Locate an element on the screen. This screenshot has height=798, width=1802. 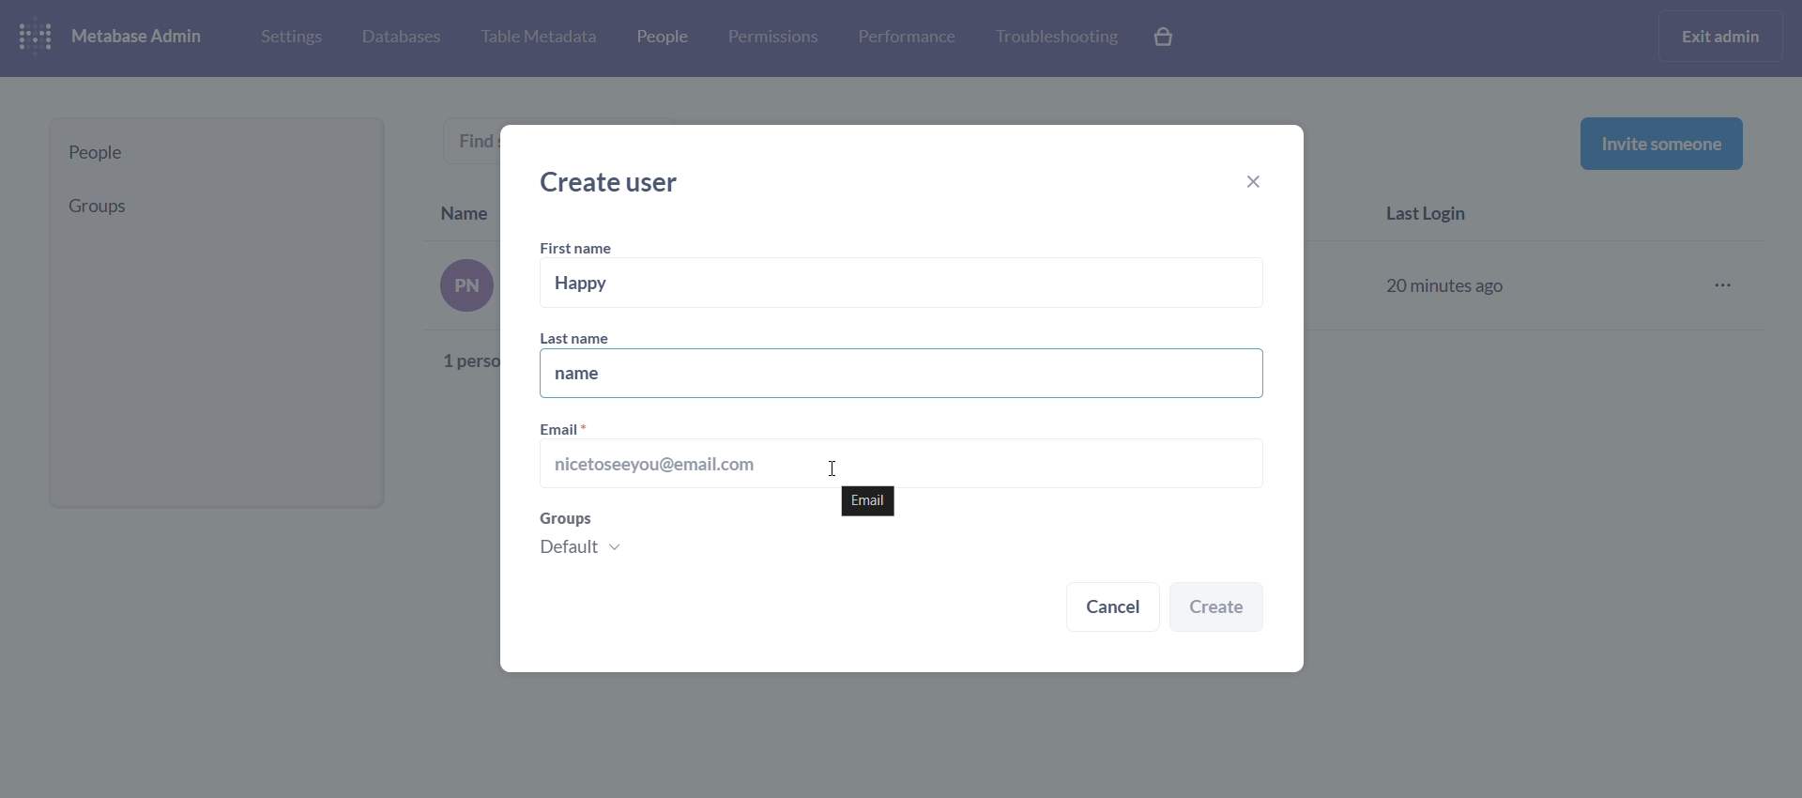
cursor is located at coordinates (832, 468).